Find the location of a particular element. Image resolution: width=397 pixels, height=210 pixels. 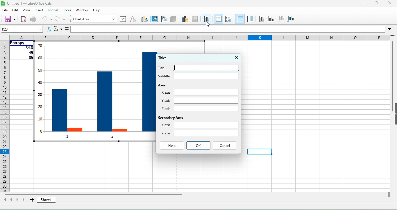

scroll to last sheet is located at coordinates (24, 200).